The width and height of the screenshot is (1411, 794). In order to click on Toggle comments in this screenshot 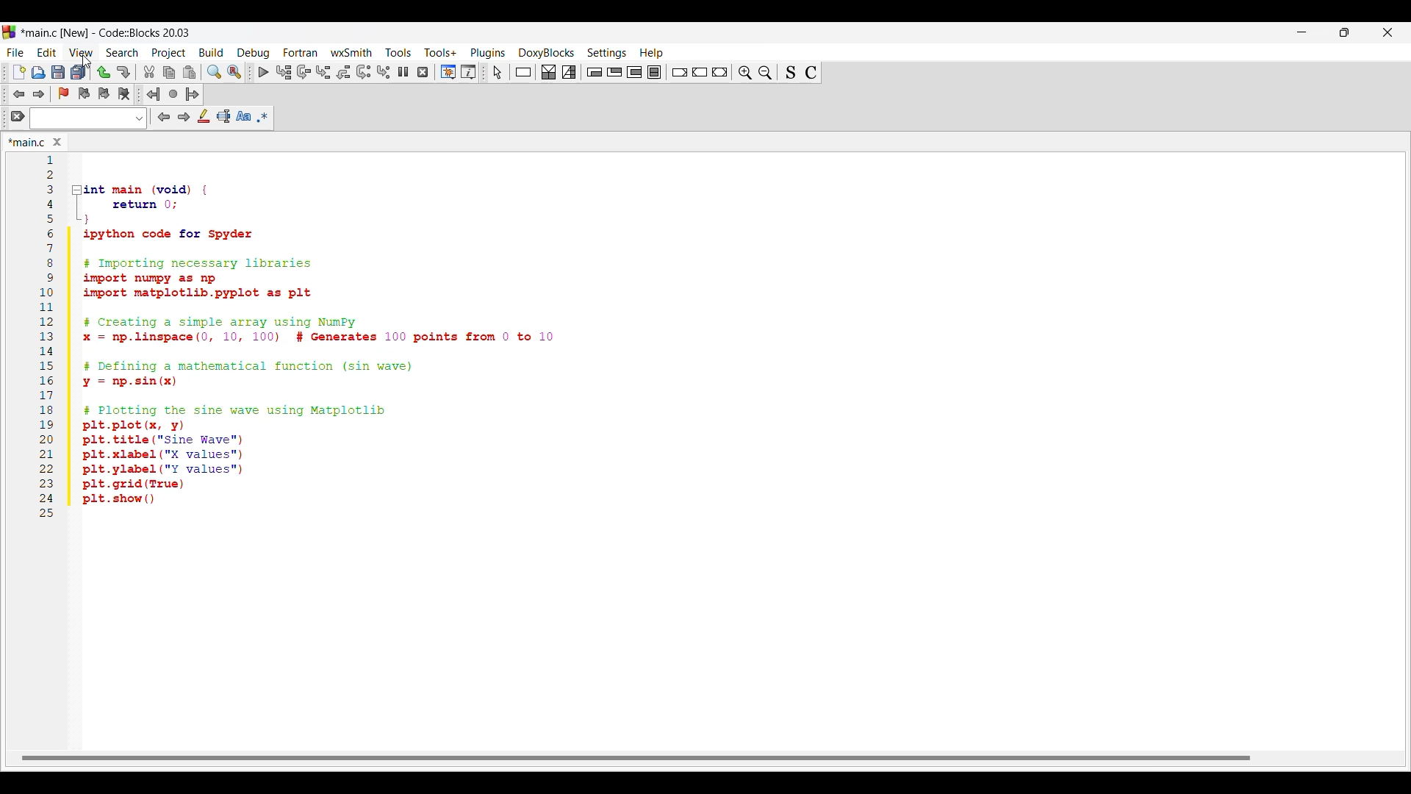, I will do `click(811, 73)`.